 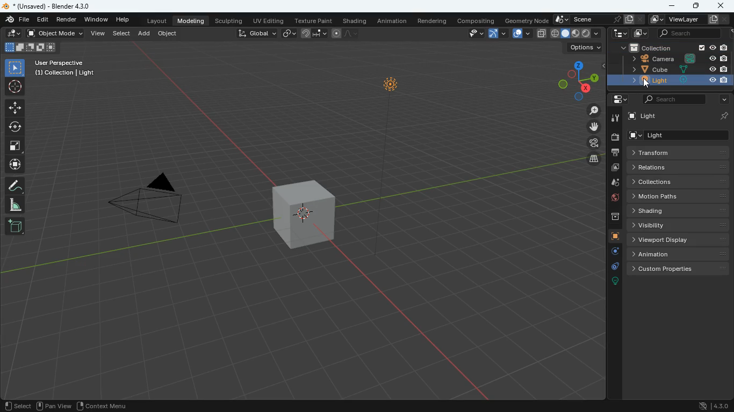 What do you see at coordinates (14, 128) in the screenshot?
I see `rotate` at bounding box center [14, 128].